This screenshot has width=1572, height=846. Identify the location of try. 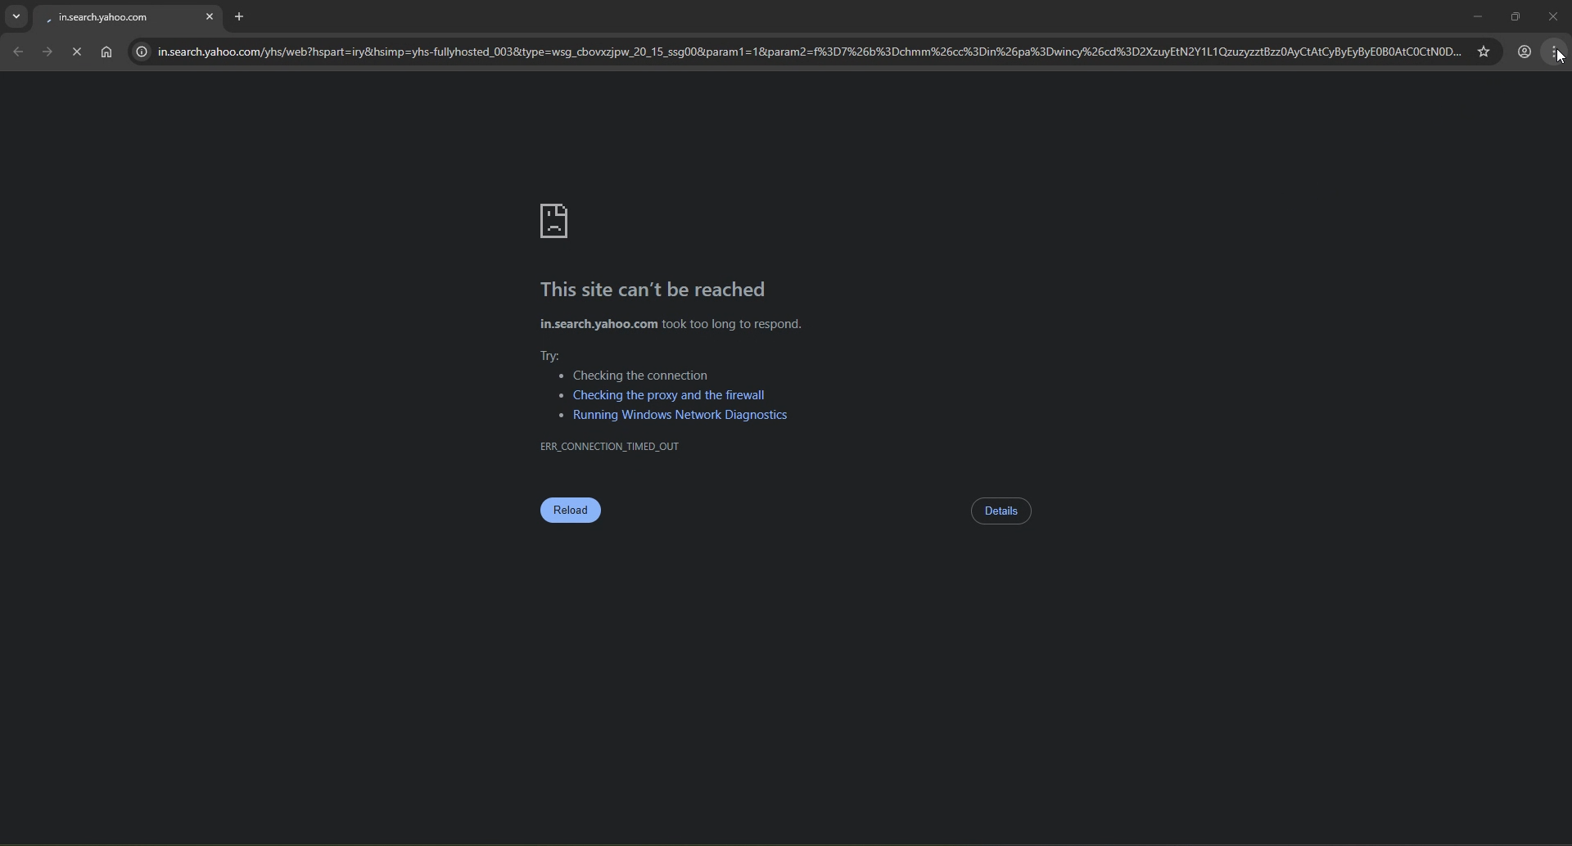
(555, 354).